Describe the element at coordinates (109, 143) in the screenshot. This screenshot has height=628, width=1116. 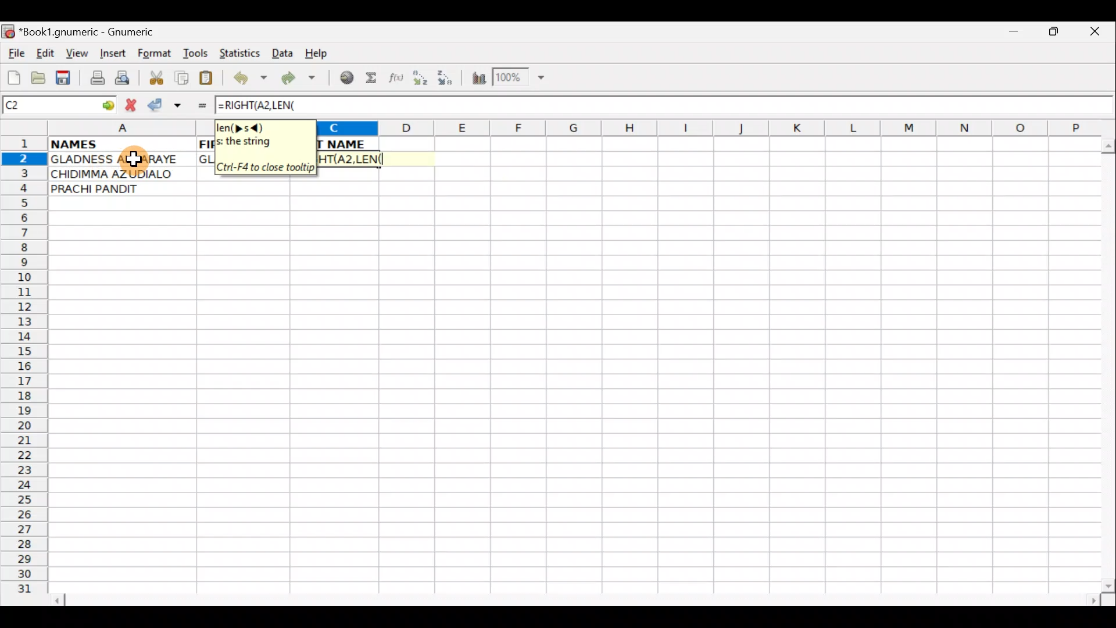
I see `NAMES` at that location.